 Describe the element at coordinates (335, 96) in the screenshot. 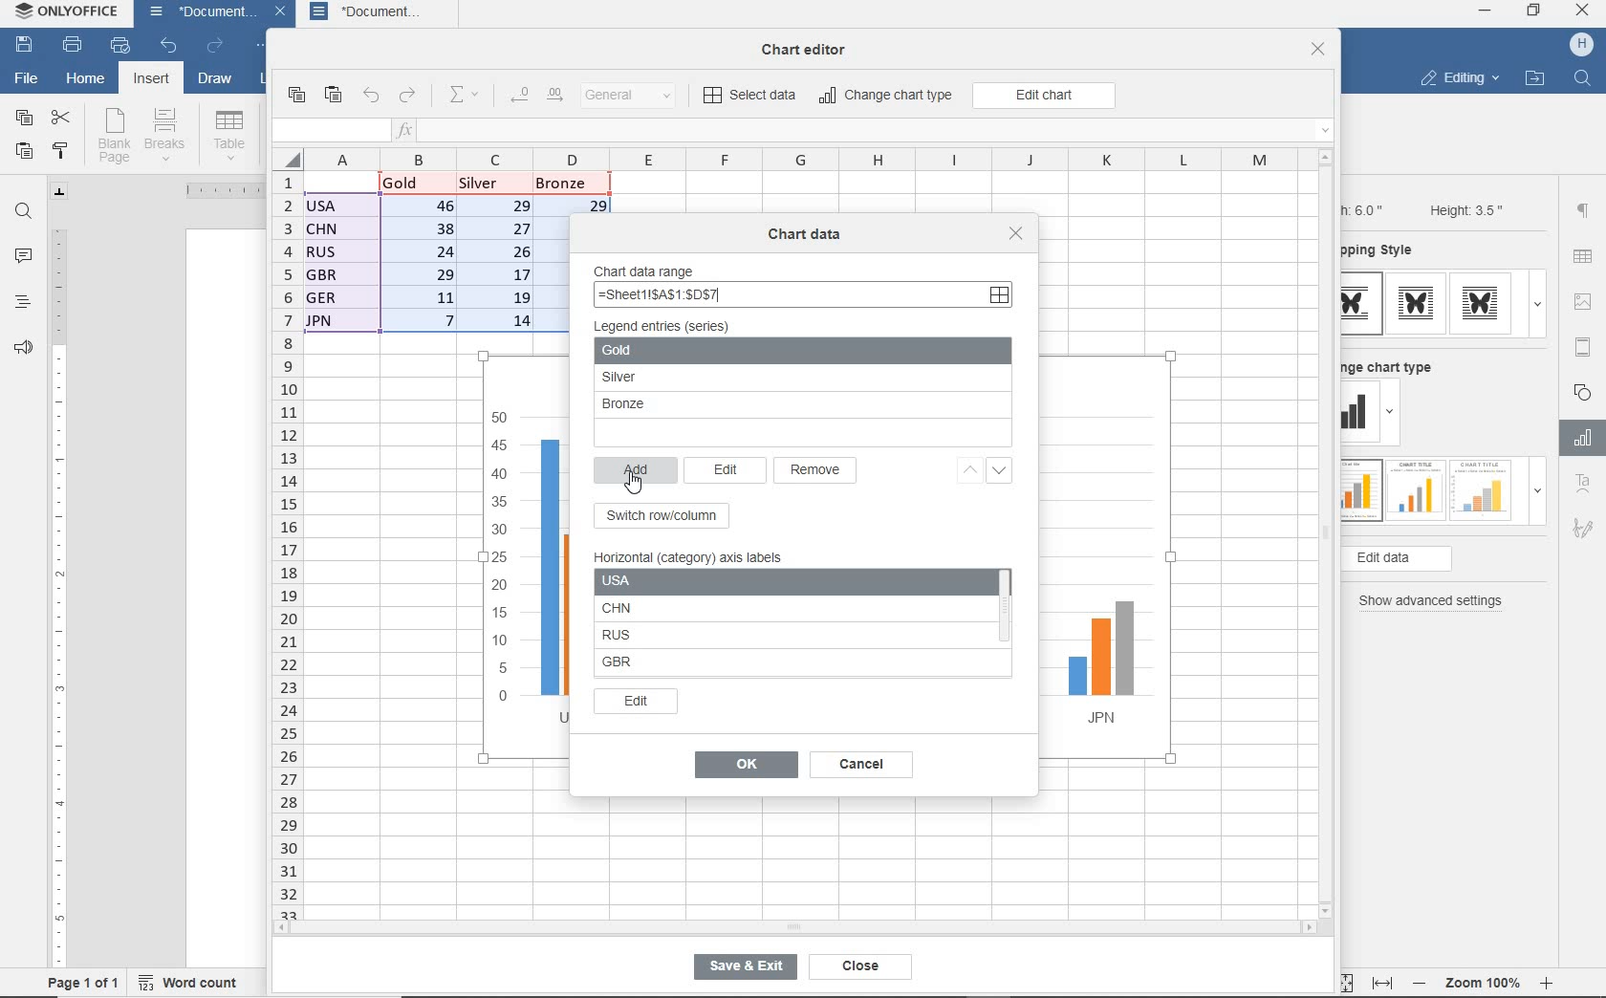

I see `paste` at that location.